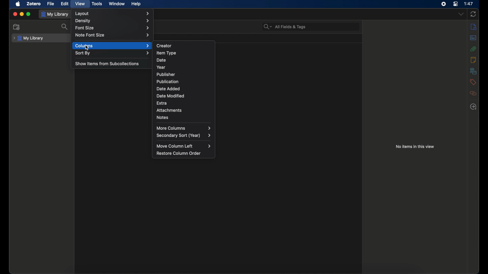  Describe the element at coordinates (444, 4) in the screenshot. I see `screen recorder` at that location.